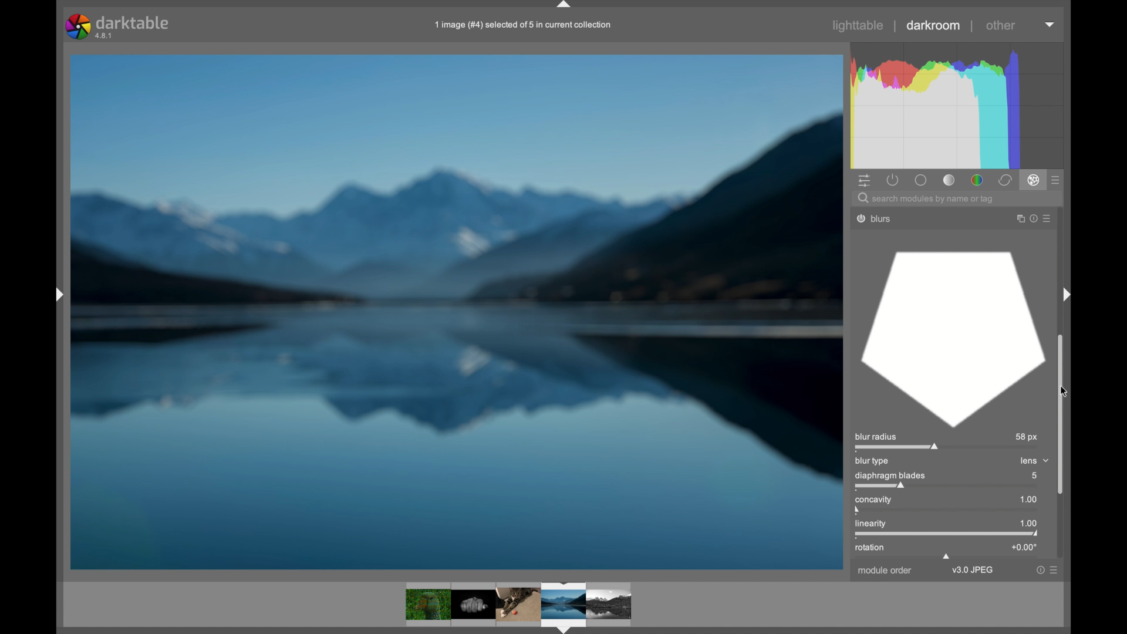  What do you see at coordinates (934, 25) in the screenshot?
I see `darkroom` at bounding box center [934, 25].